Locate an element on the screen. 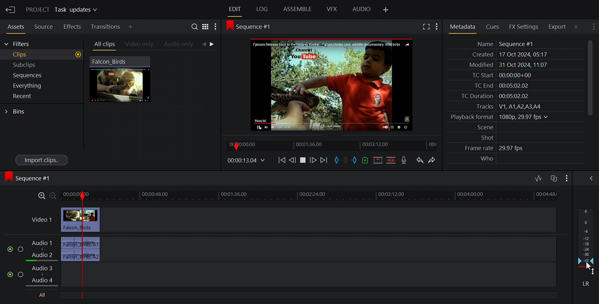 This screenshot has height=304, width=599. VFX is located at coordinates (332, 9).